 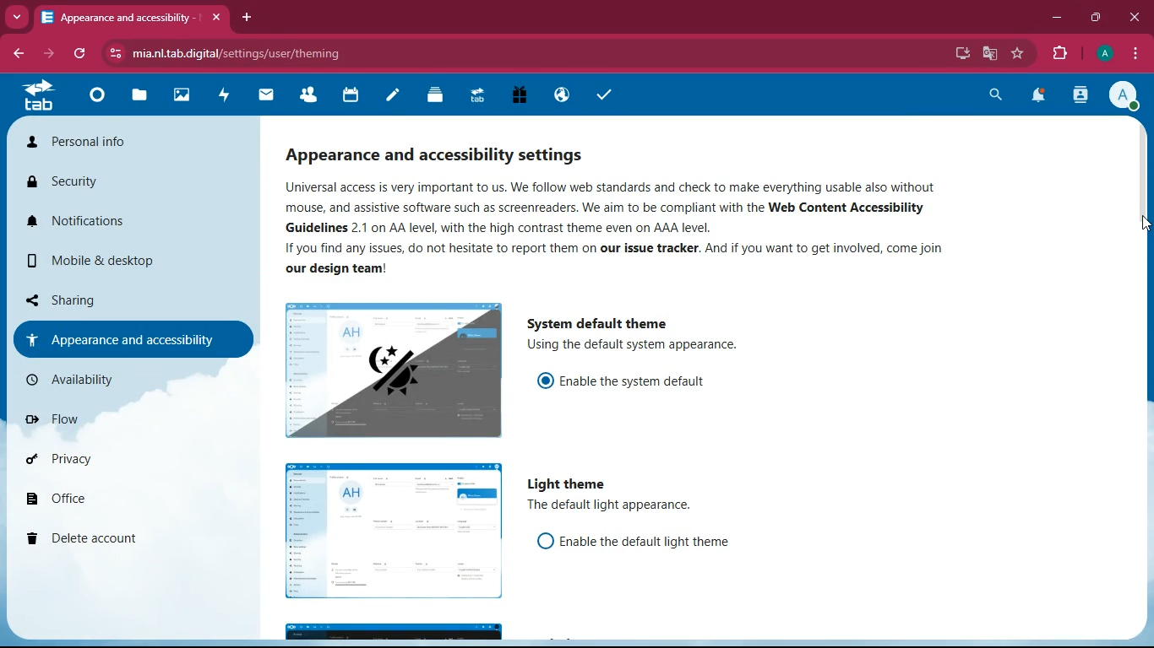 I want to click on scroll bar, so click(x=1141, y=283).